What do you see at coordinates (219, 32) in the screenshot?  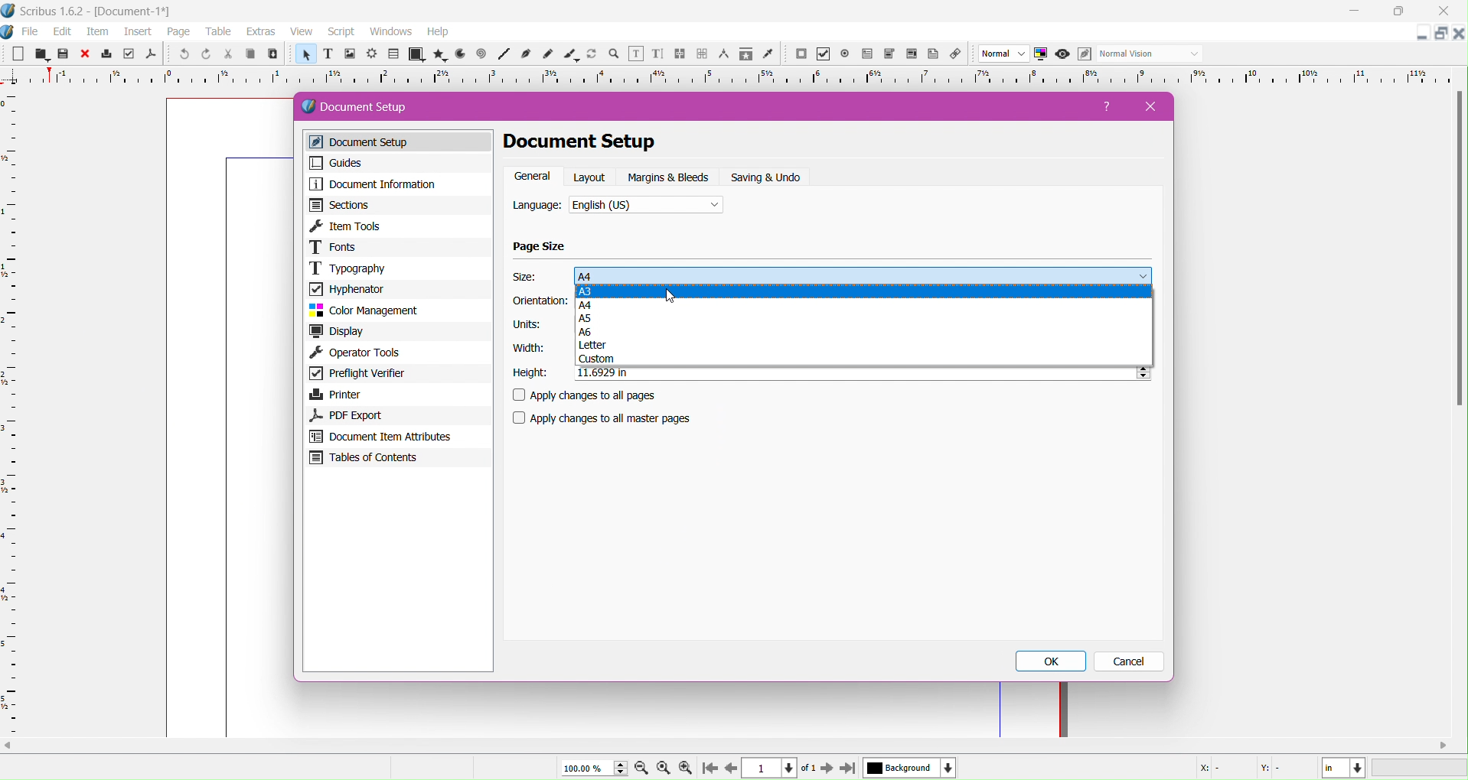 I see `table menu` at bounding box center [219, 32].